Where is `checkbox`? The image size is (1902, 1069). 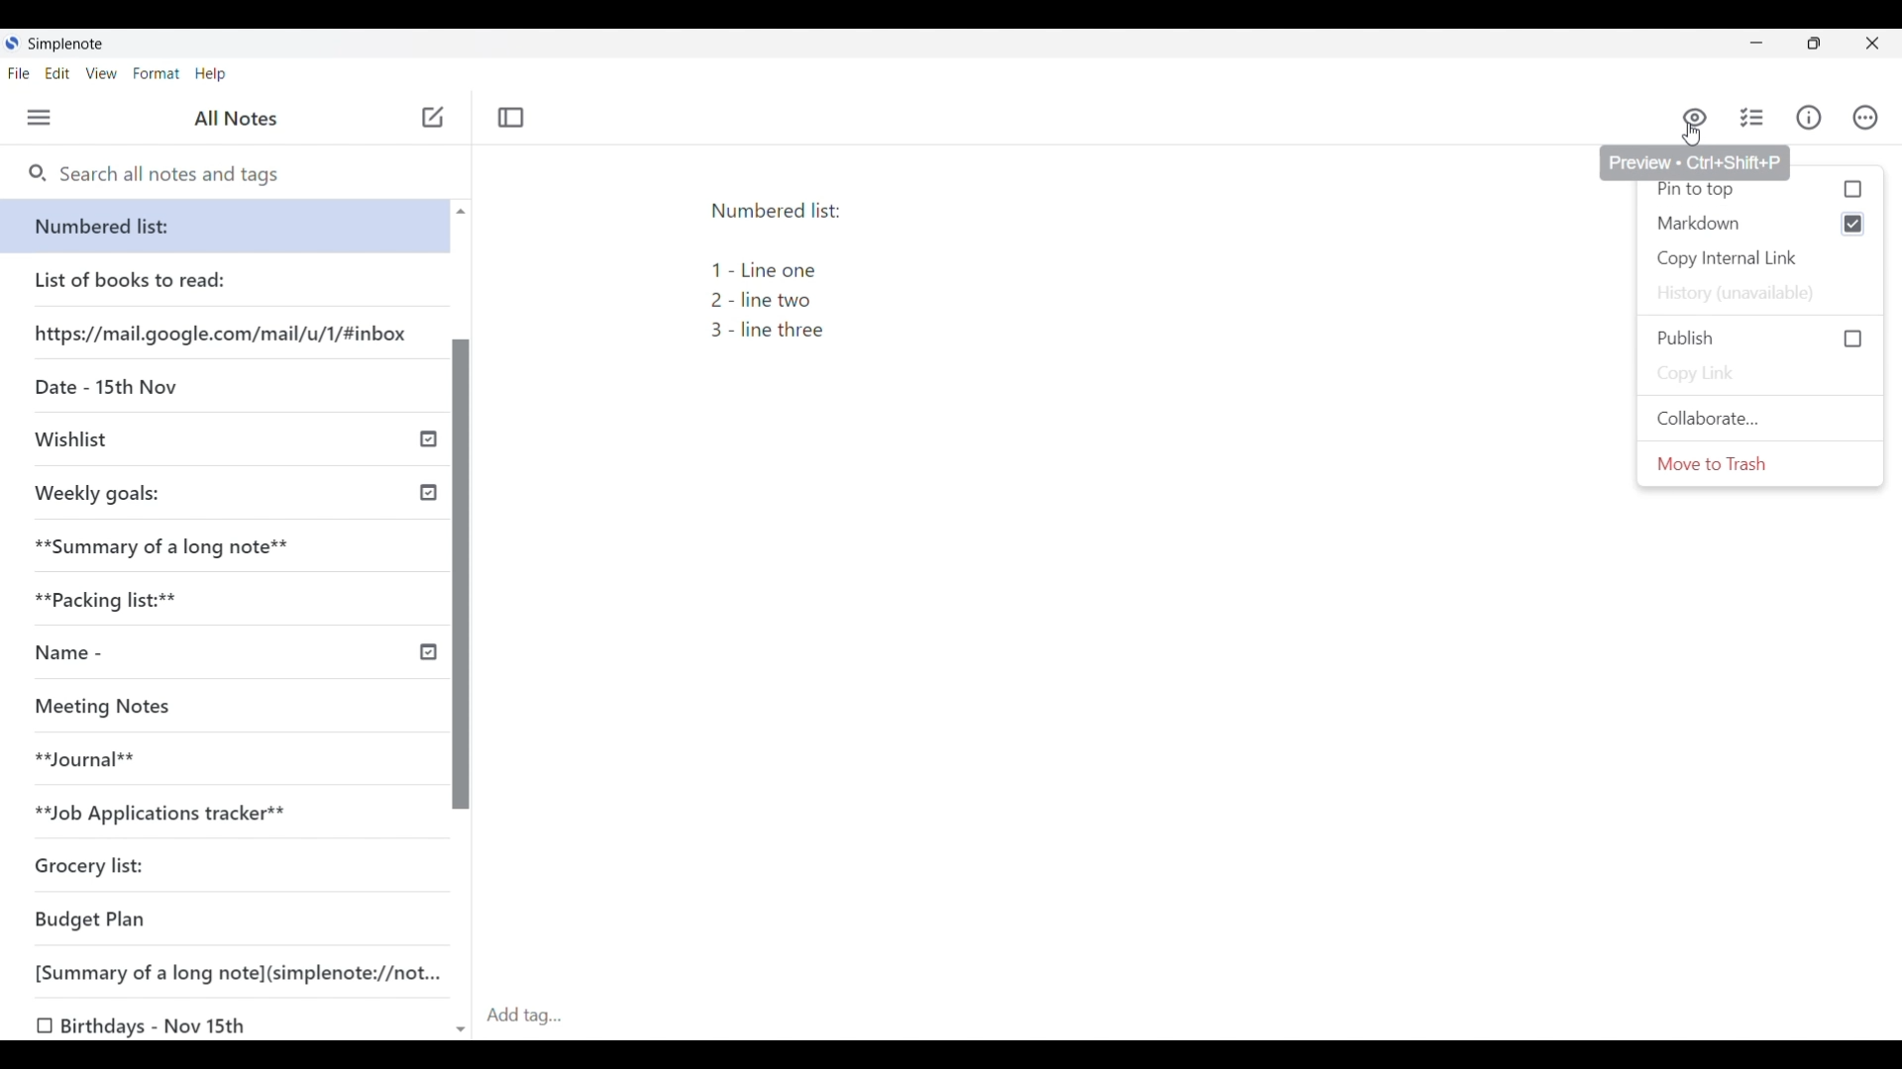
checkbox is located at coordinates (1855, 340).